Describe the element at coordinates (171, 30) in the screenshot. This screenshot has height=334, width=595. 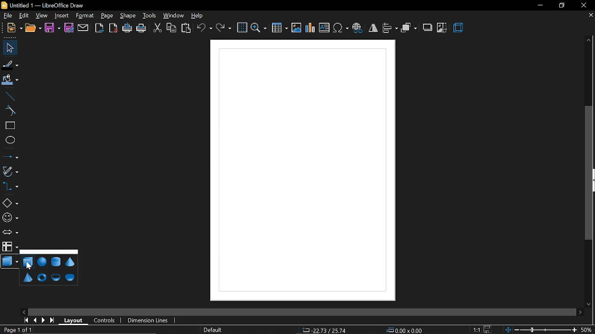
I see `copy` at that location.